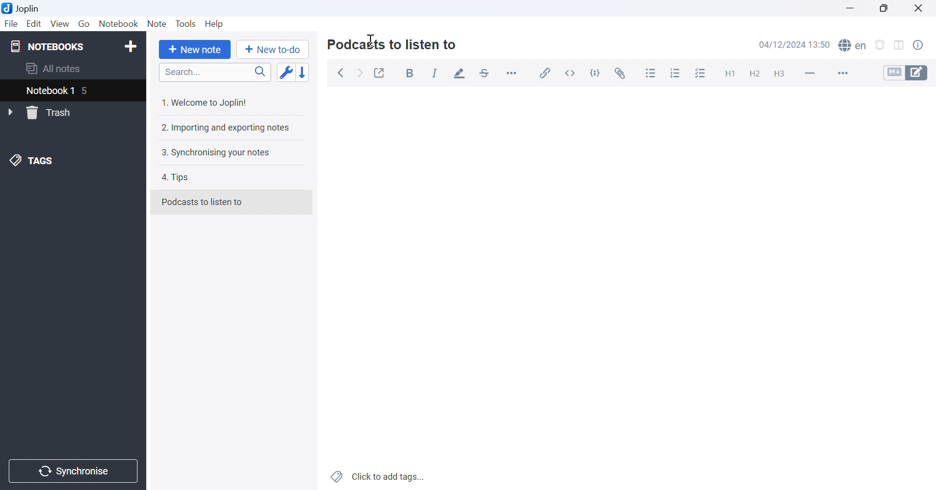  I want to click on 5, so click(90, 92).